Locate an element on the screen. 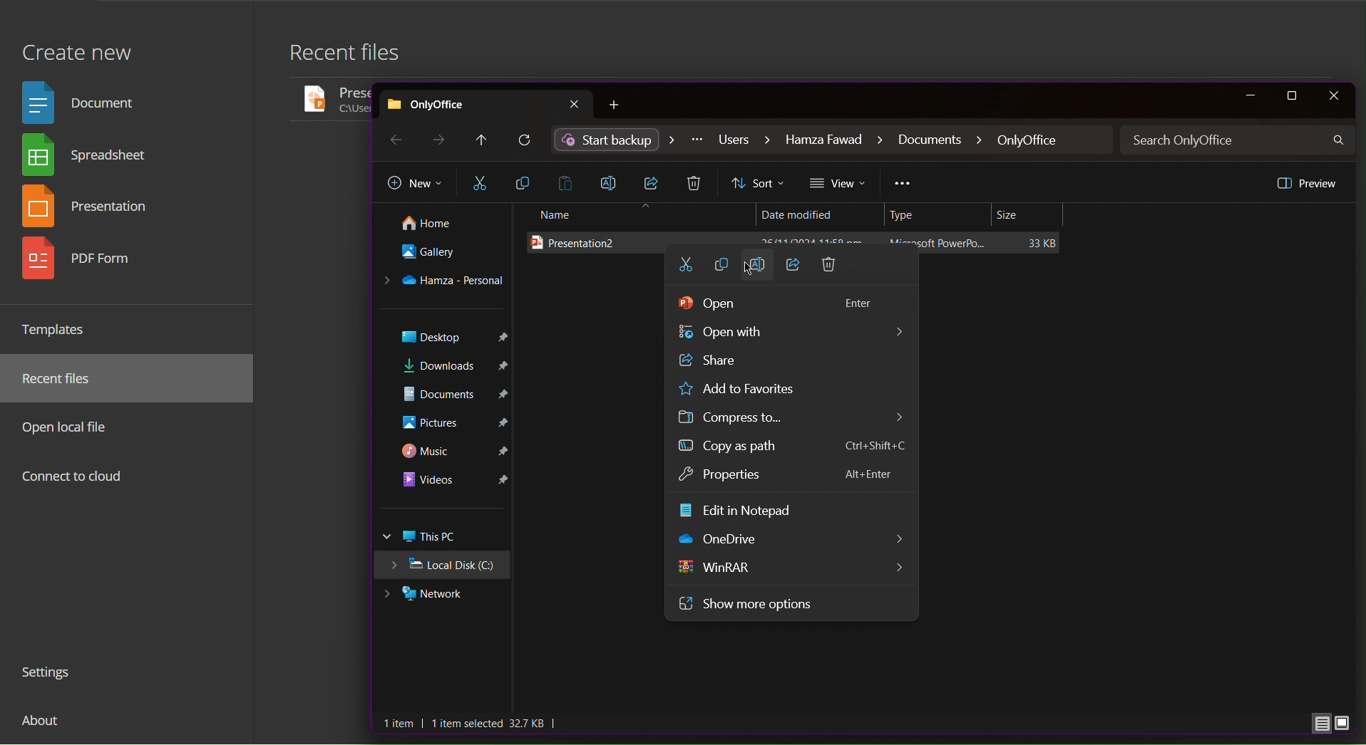 The height and width of the screenshot is (745, 1366). Share is located at coordinates (794, 273).